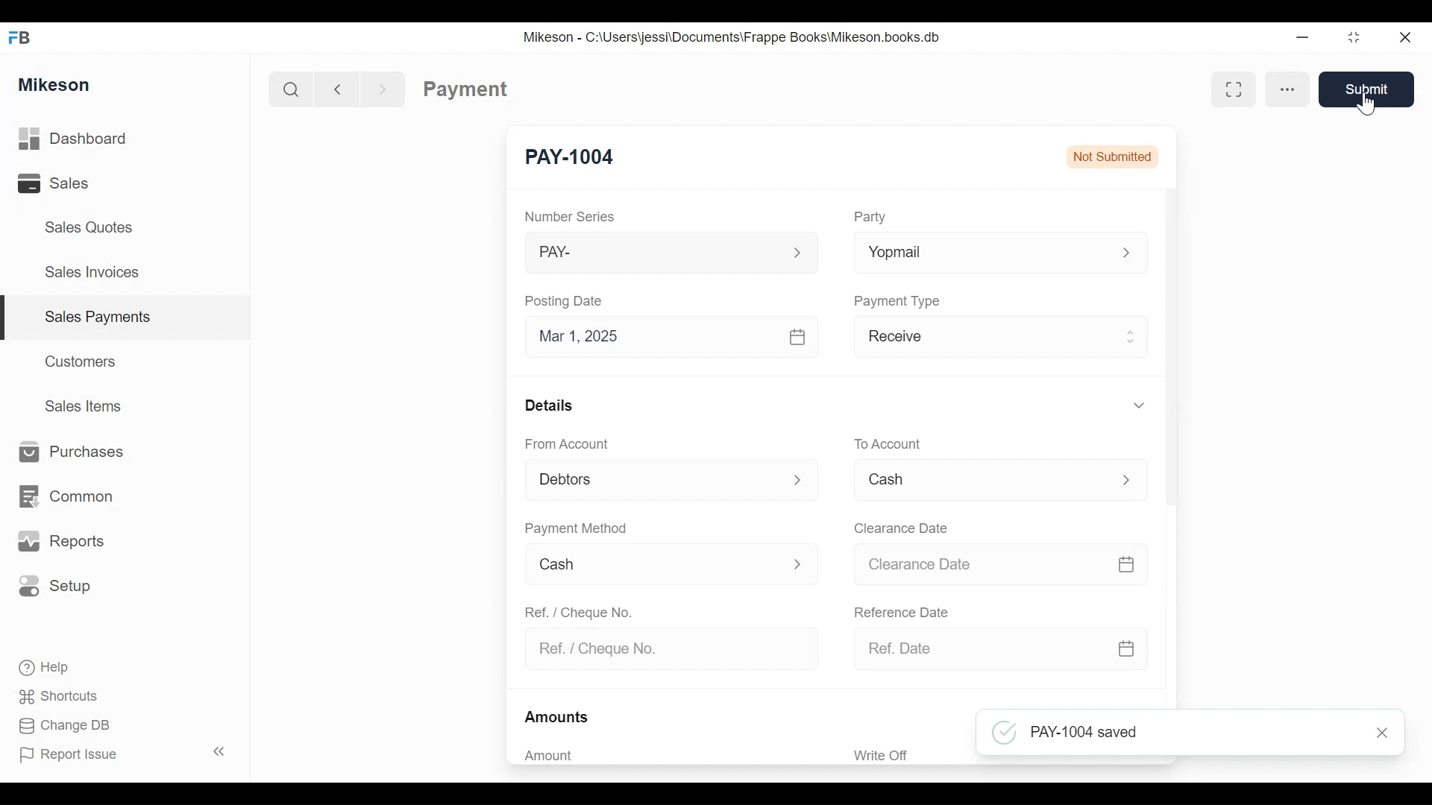  What do you see at coordinates (1138, 403) in the screenshot?
I see `Hide` at bounding box center [1138, 403].